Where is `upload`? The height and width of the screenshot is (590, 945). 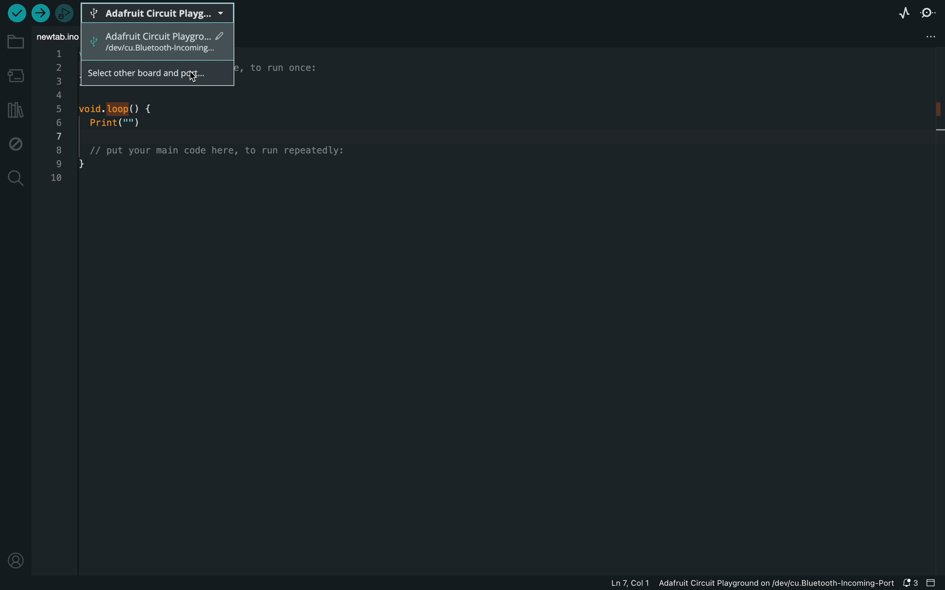
upload is located at coordinates (38, 14).